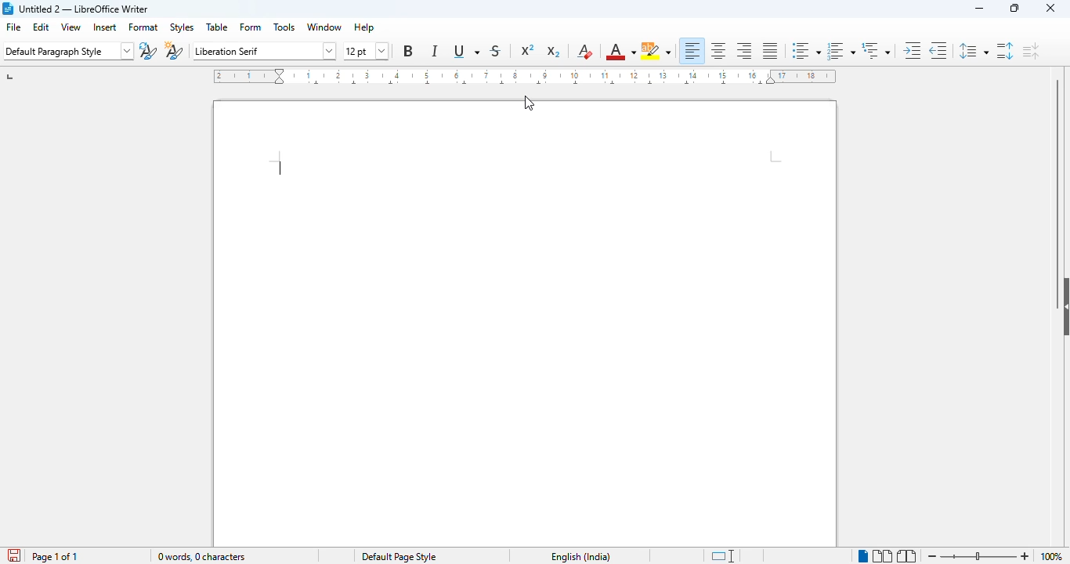 This screenshot has height=564, width=1070. Describe the element at coordinates (68, 52) in the screenshot. I see `set paragraph style` at that location.